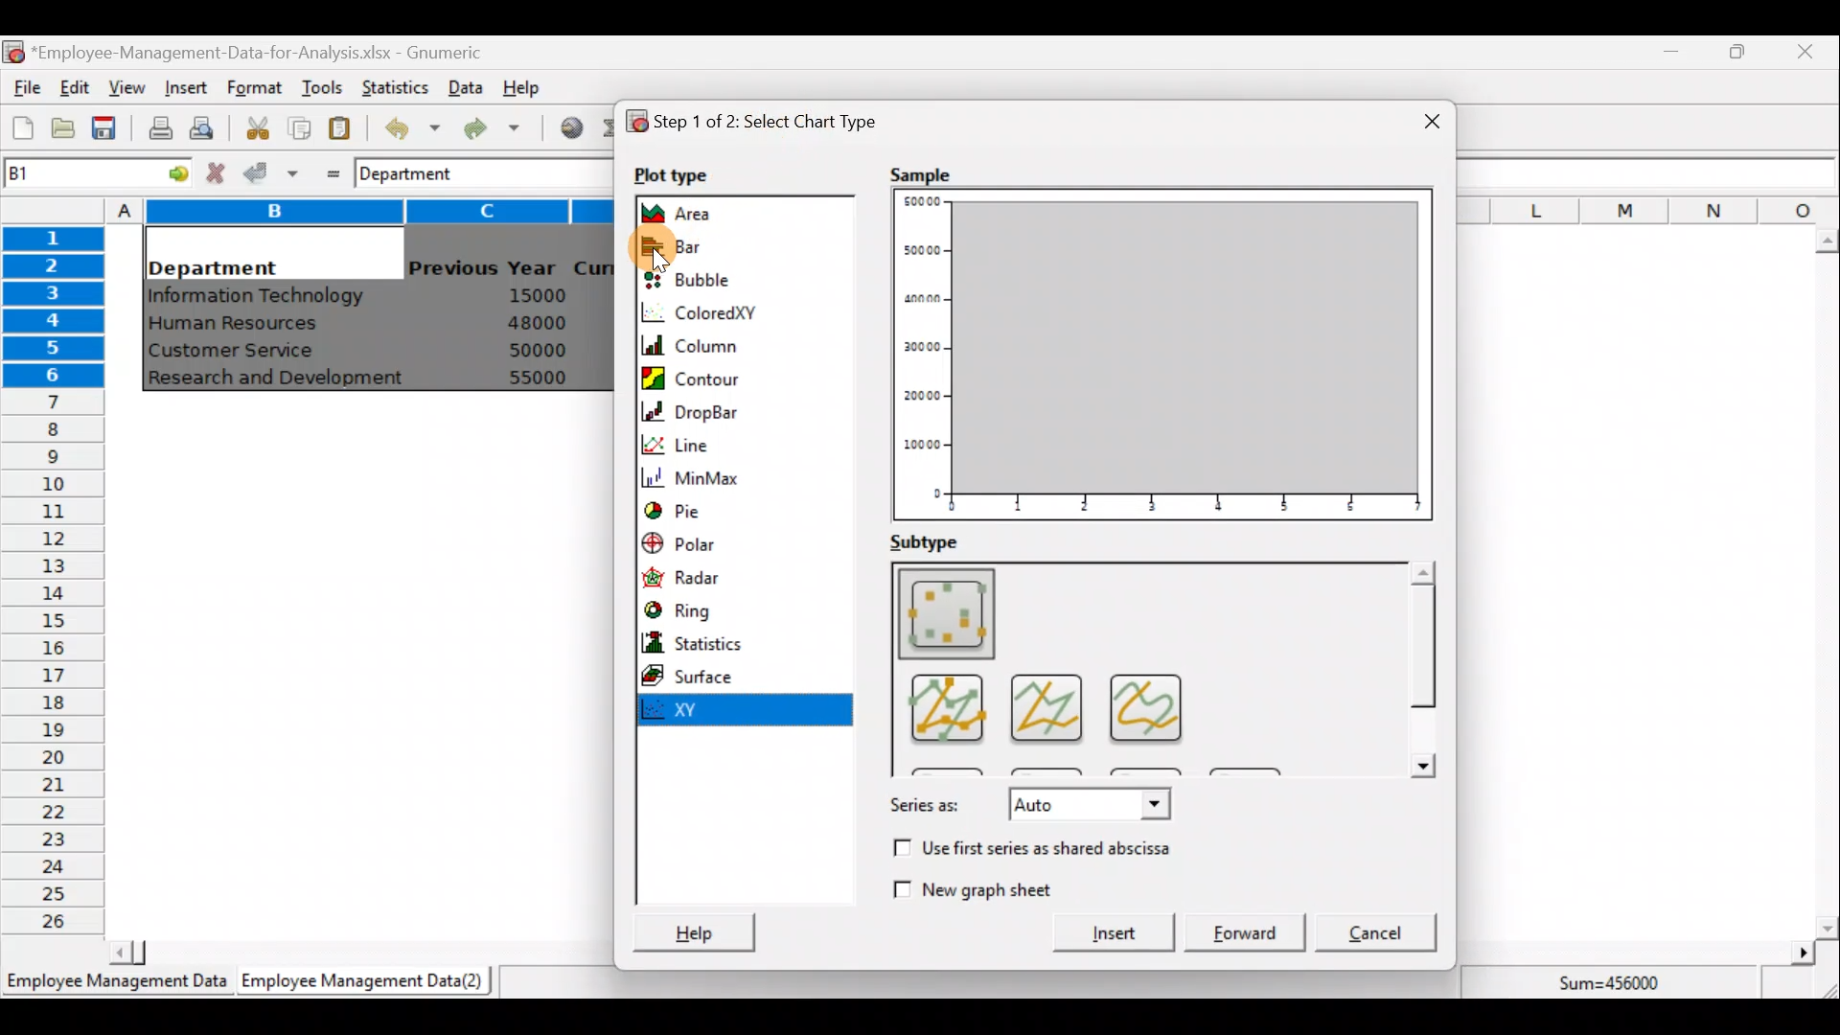 The image size is (1840, 1035). What do you see at coordinates (24, 88) in the screenshot?
I see `File` at bounding box center [24, 88].